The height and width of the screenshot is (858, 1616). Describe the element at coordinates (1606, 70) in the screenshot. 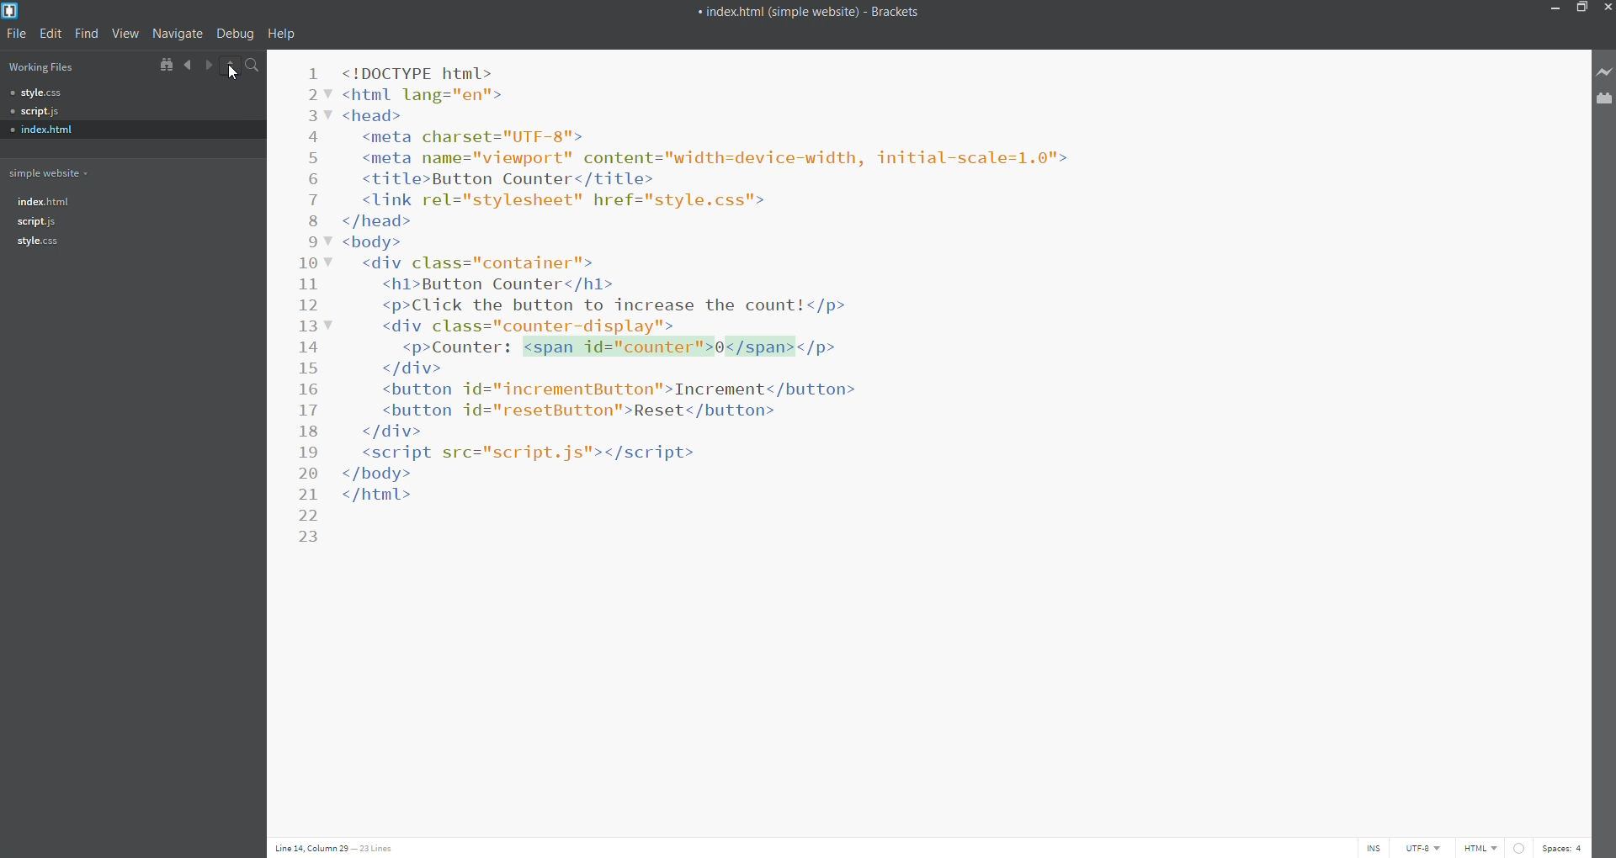

I see `live preview` at that location.